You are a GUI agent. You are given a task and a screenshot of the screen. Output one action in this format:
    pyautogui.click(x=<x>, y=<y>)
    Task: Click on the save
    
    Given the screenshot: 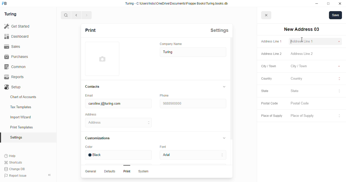 What is the action you would take?
    pyautogui.click(x=336, y=15)
    